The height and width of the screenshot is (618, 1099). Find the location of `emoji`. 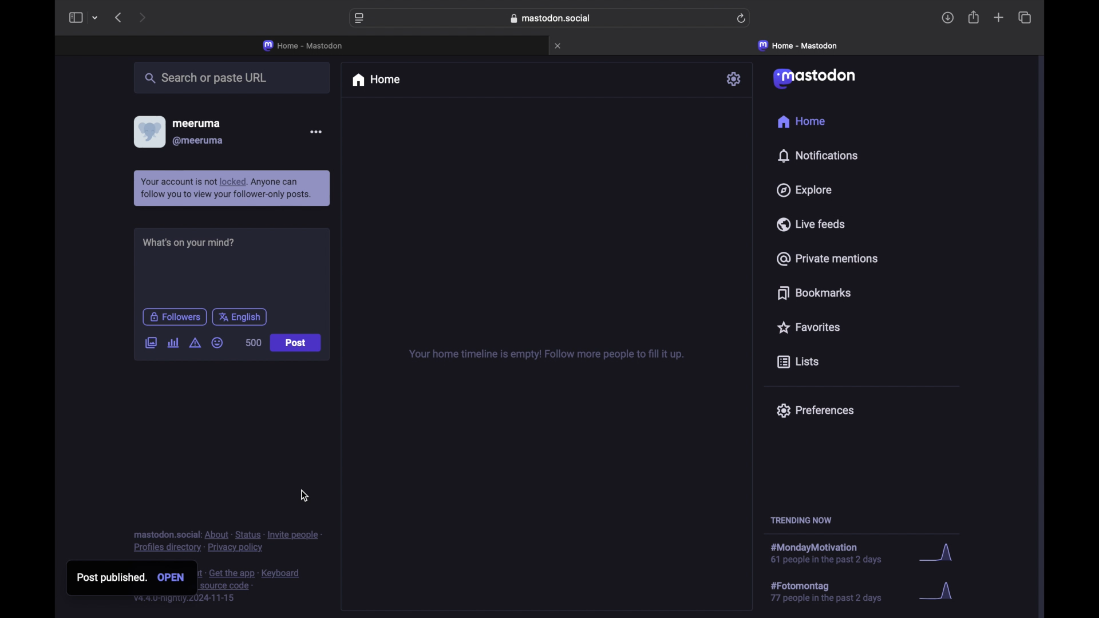

emoji is located at coordinates (218, 343).